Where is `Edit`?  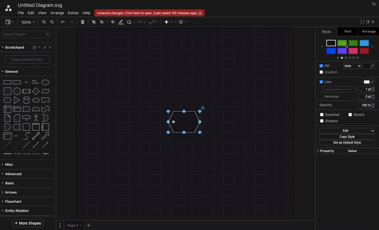
Edit is located at coordinates (31, 13).